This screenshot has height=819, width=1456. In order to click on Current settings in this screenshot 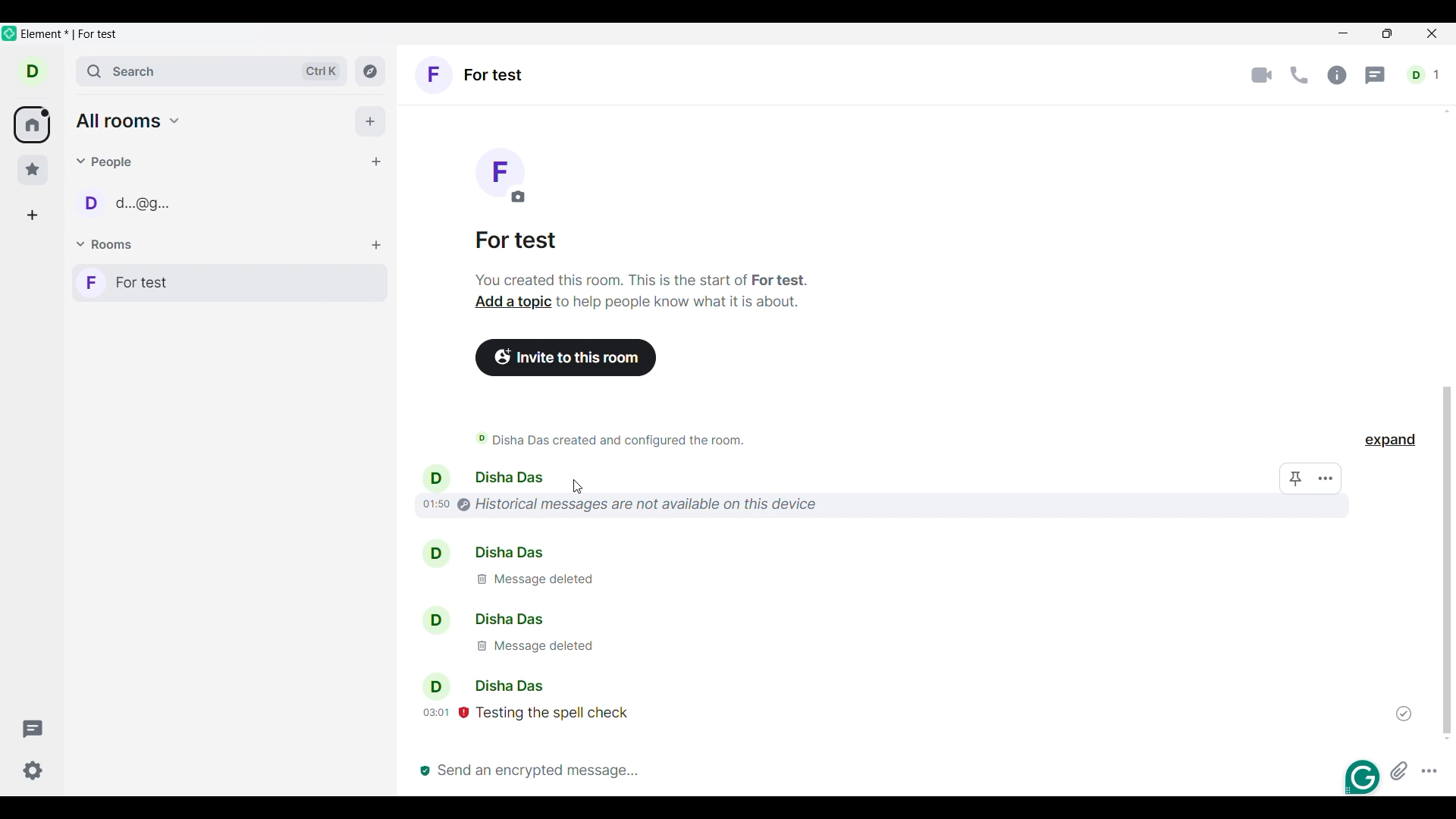, I will do `click(33, 770)`.